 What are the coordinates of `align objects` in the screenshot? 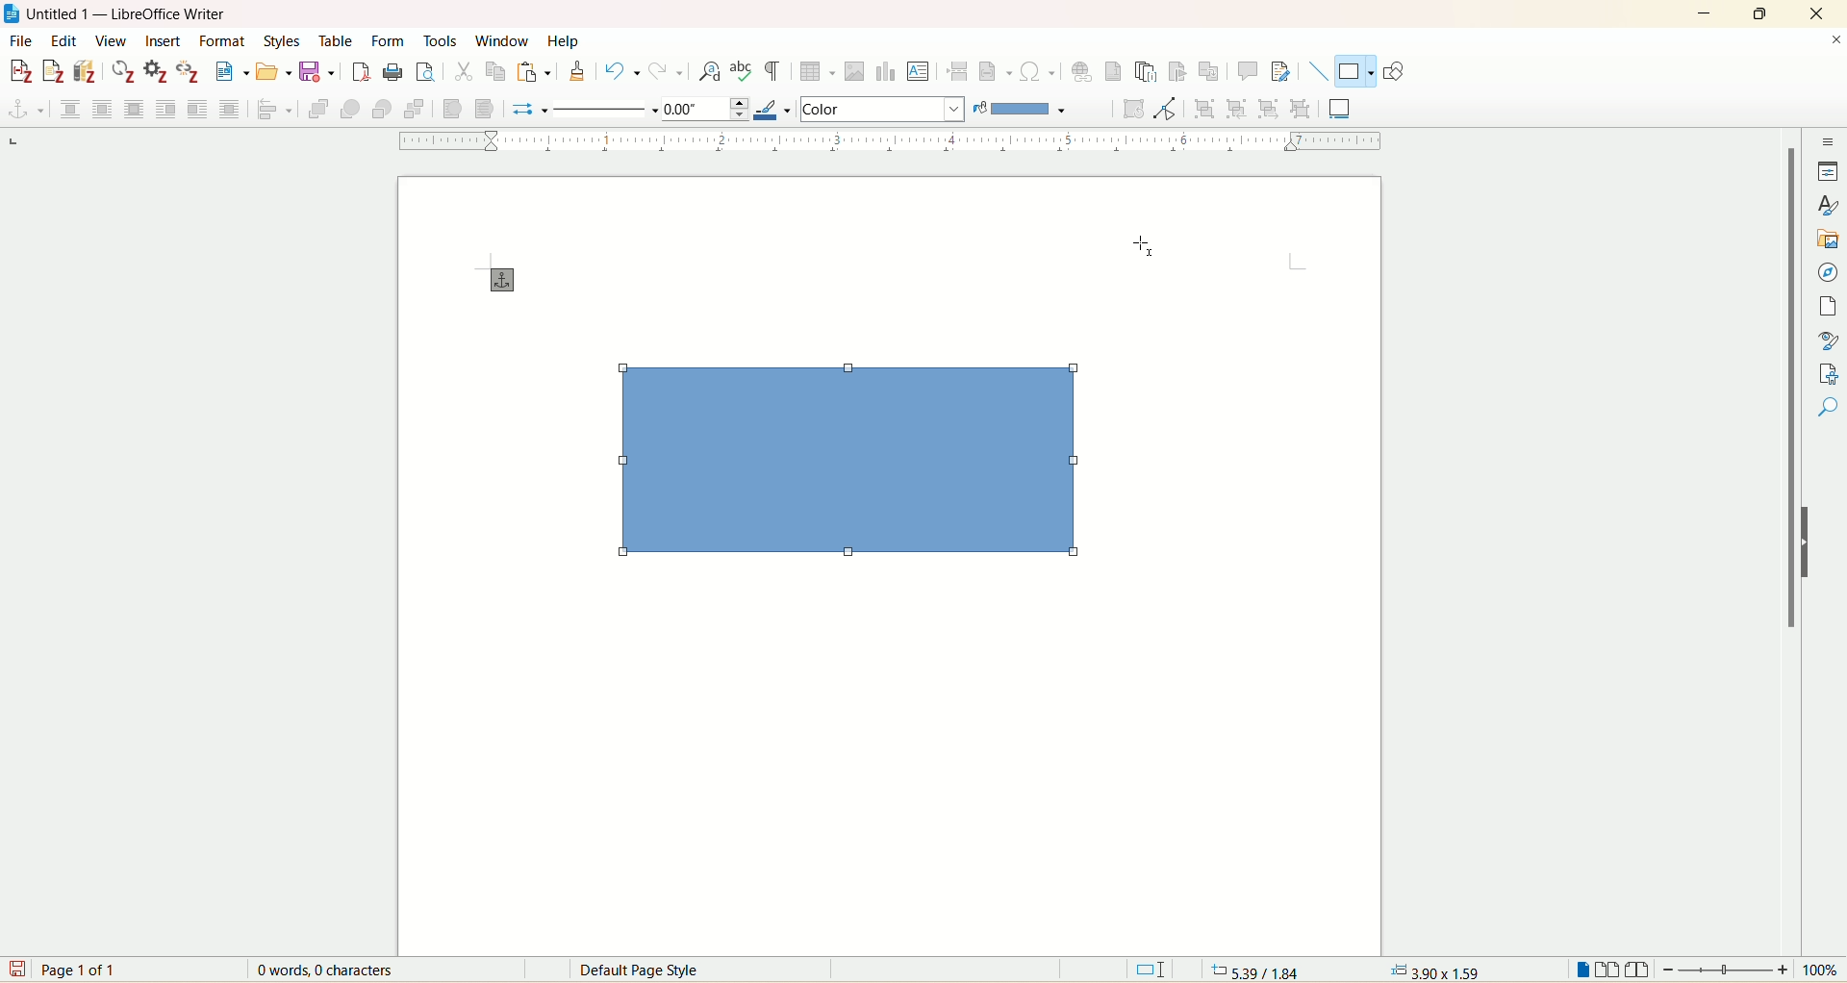 It's located at (276, 110).